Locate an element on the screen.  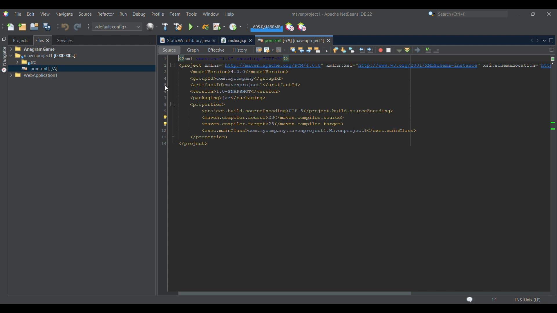
Show opened documents list is located at coordinates (545, 41).